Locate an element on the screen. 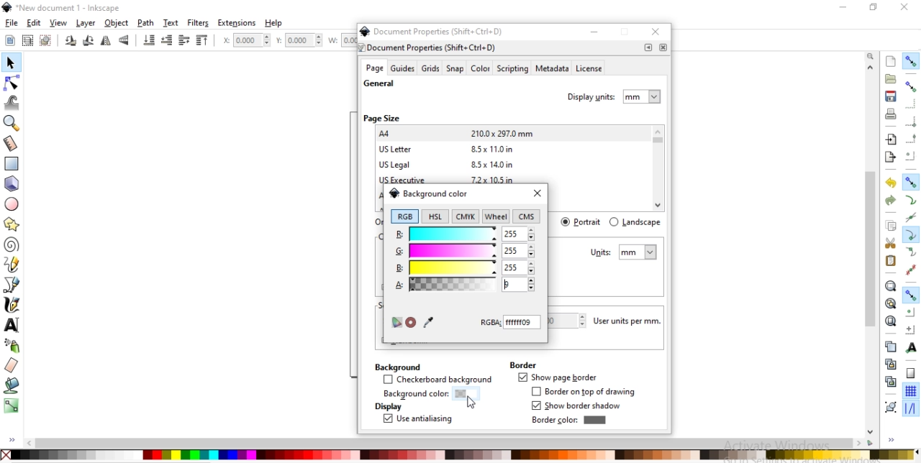  close is located at coordinates (537, 194).